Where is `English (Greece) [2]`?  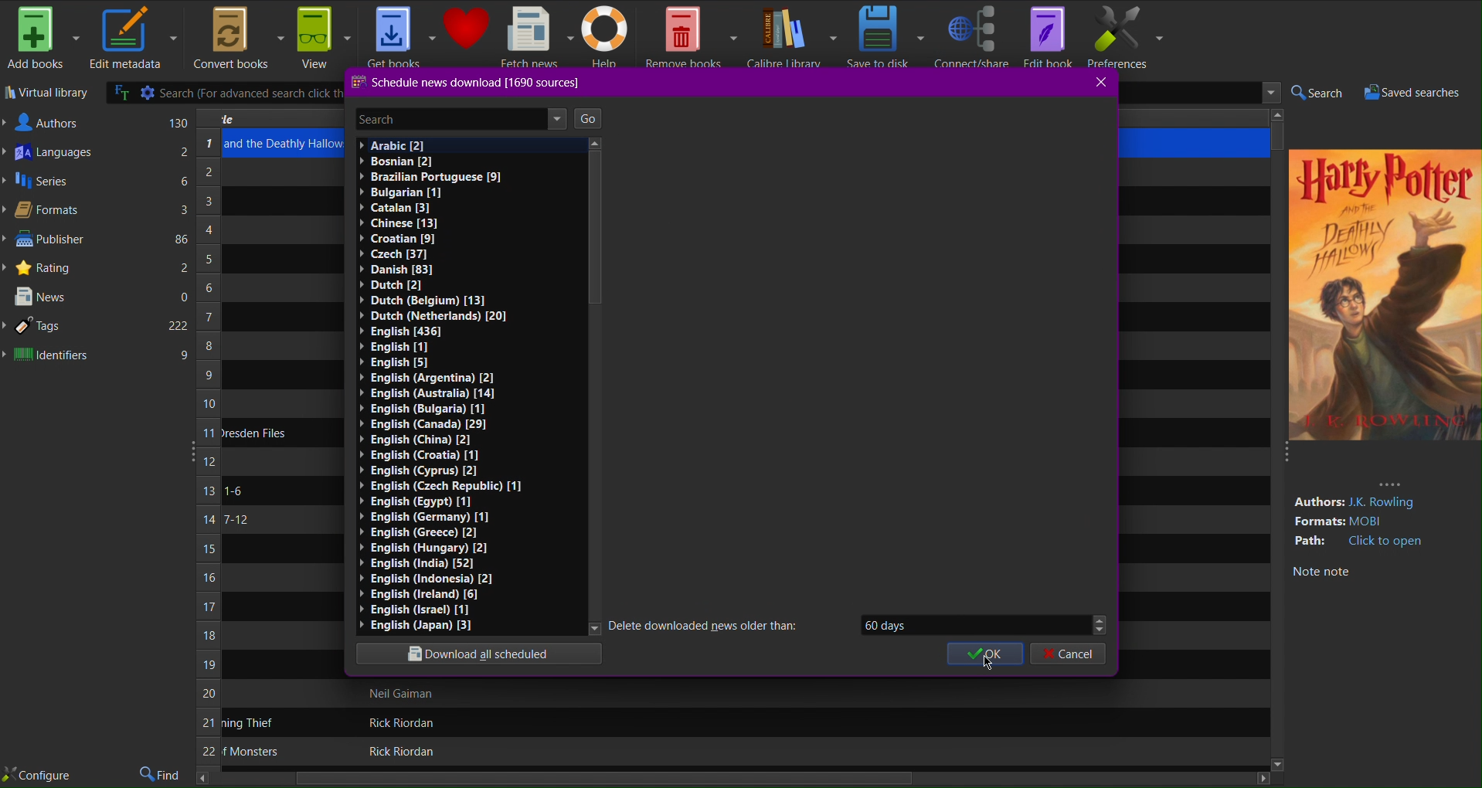 English (Greece) [2] is located at coordinates (416, 532).